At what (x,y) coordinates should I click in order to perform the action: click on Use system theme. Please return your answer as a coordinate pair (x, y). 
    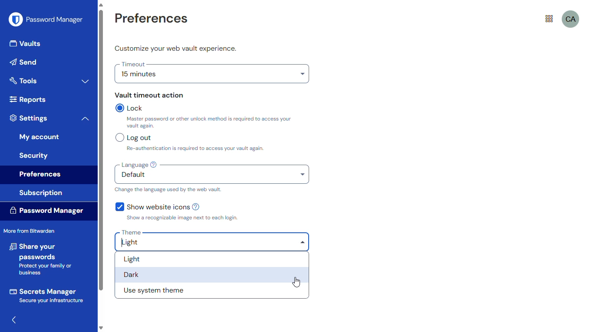
    Looking at the image, I should click on (157, 290).